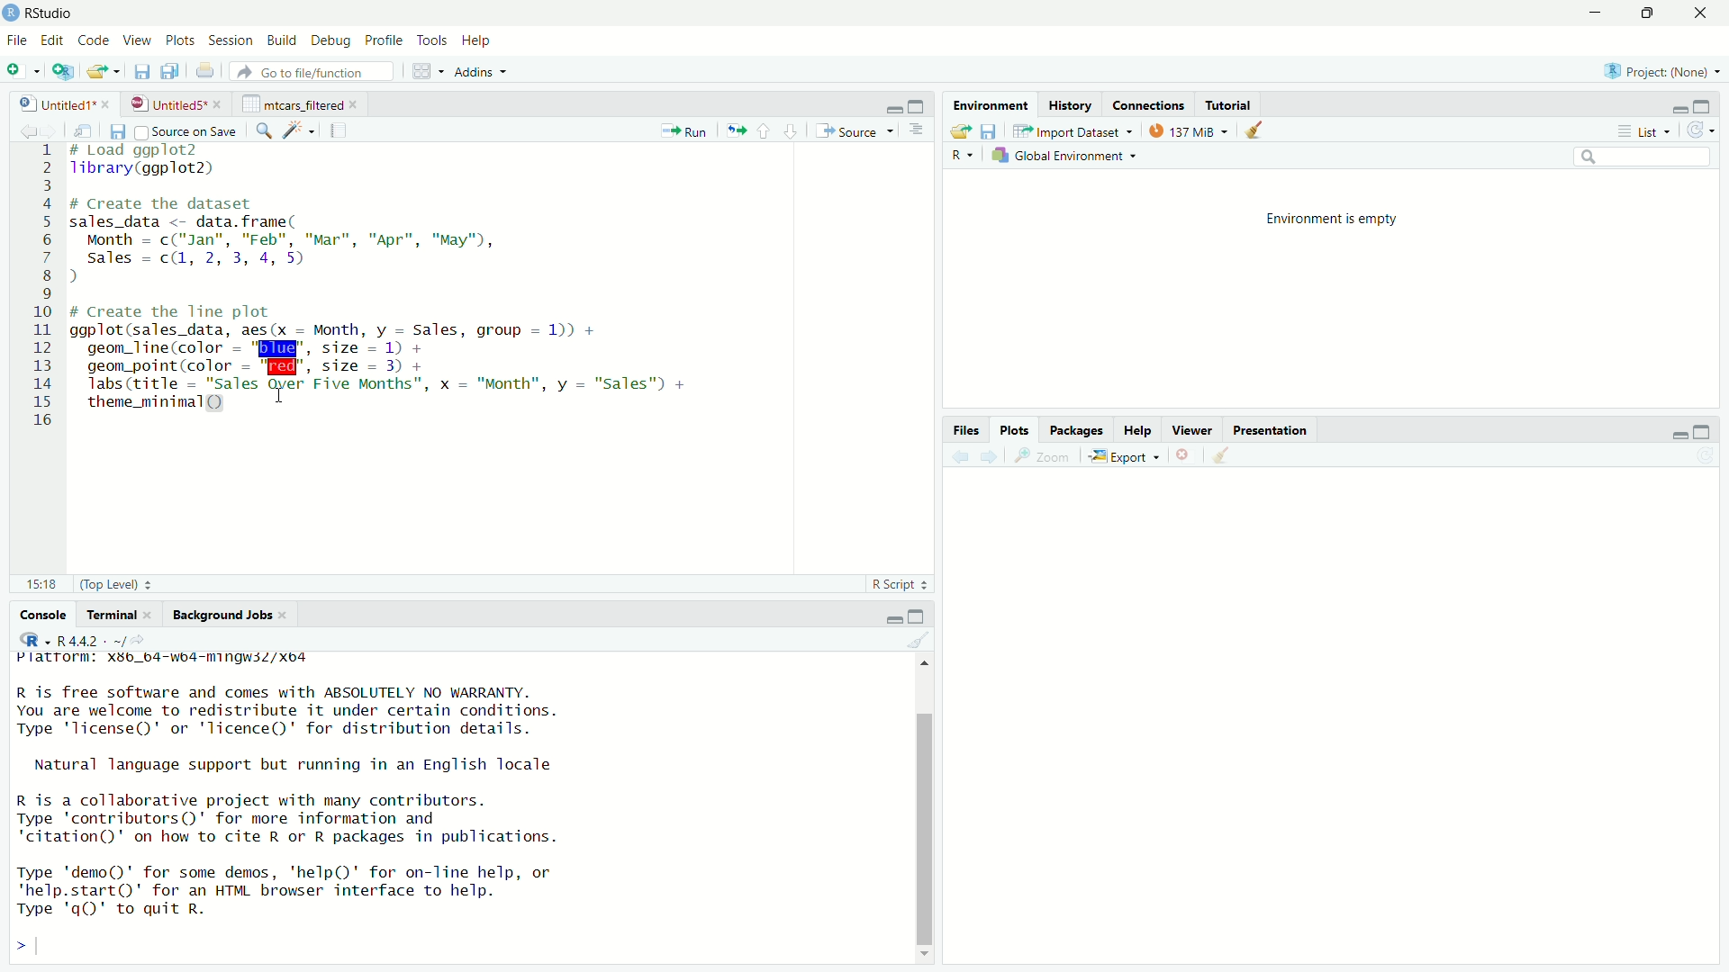 The image size is (1729, 972). What do you see at coordinates (473, 72) in the screenshot?
I see `Addins` at bounding box center [473, 72].